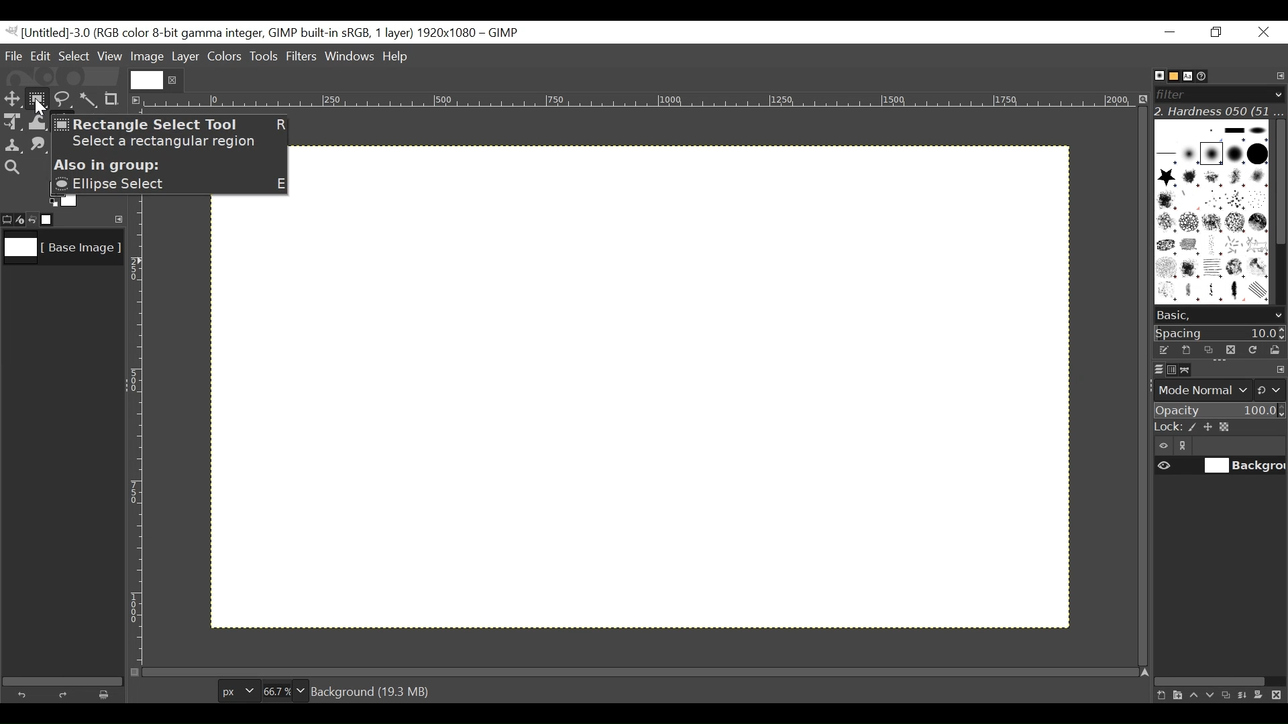 This screenshot has height=724, width=1288. I want to click on Move tool, so click(11, 97).